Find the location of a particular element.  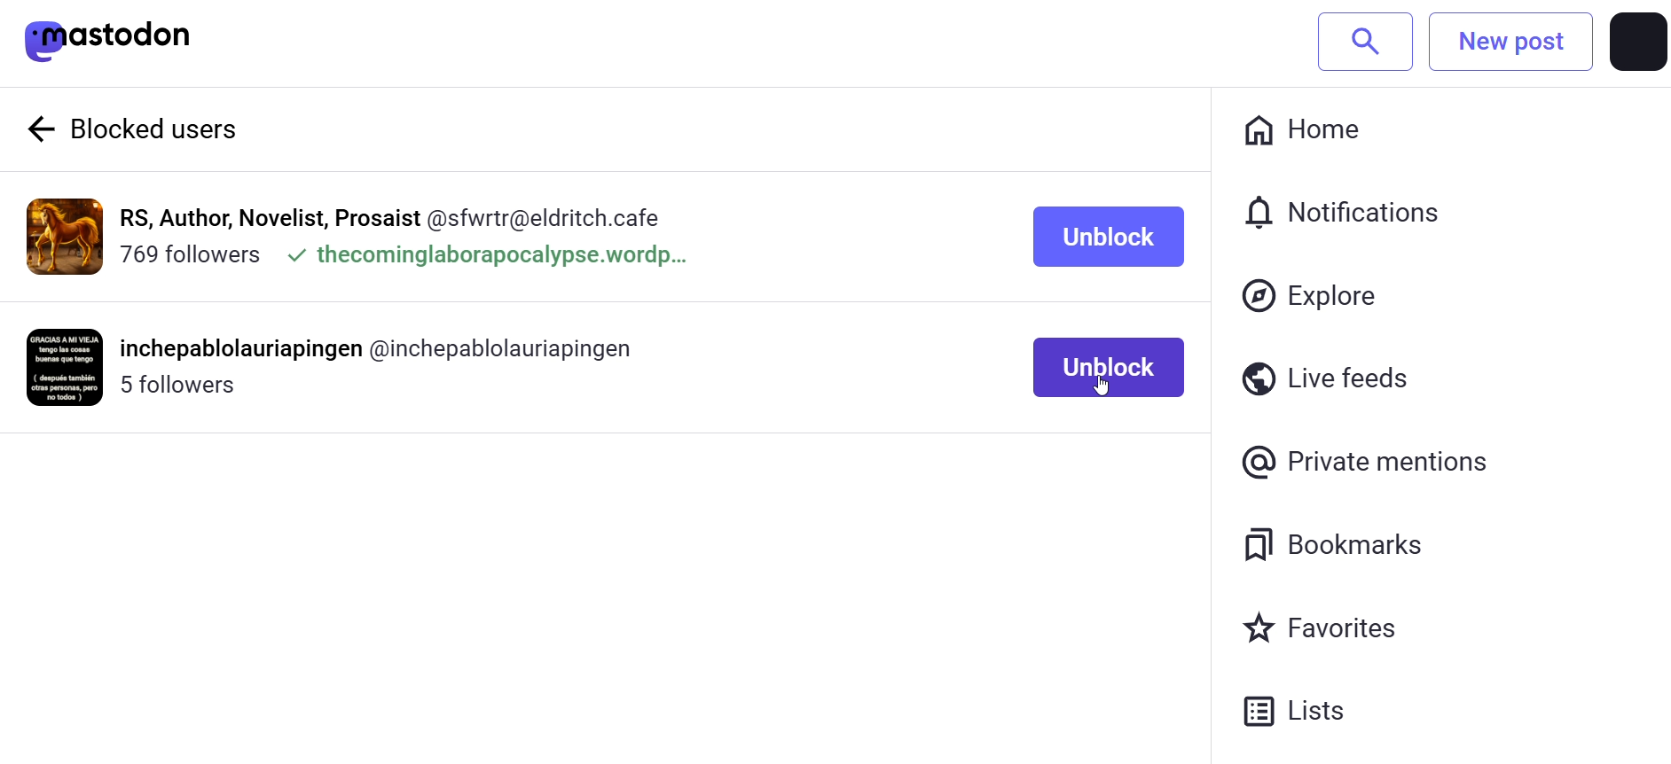

back is located at coordinates (38, 128).